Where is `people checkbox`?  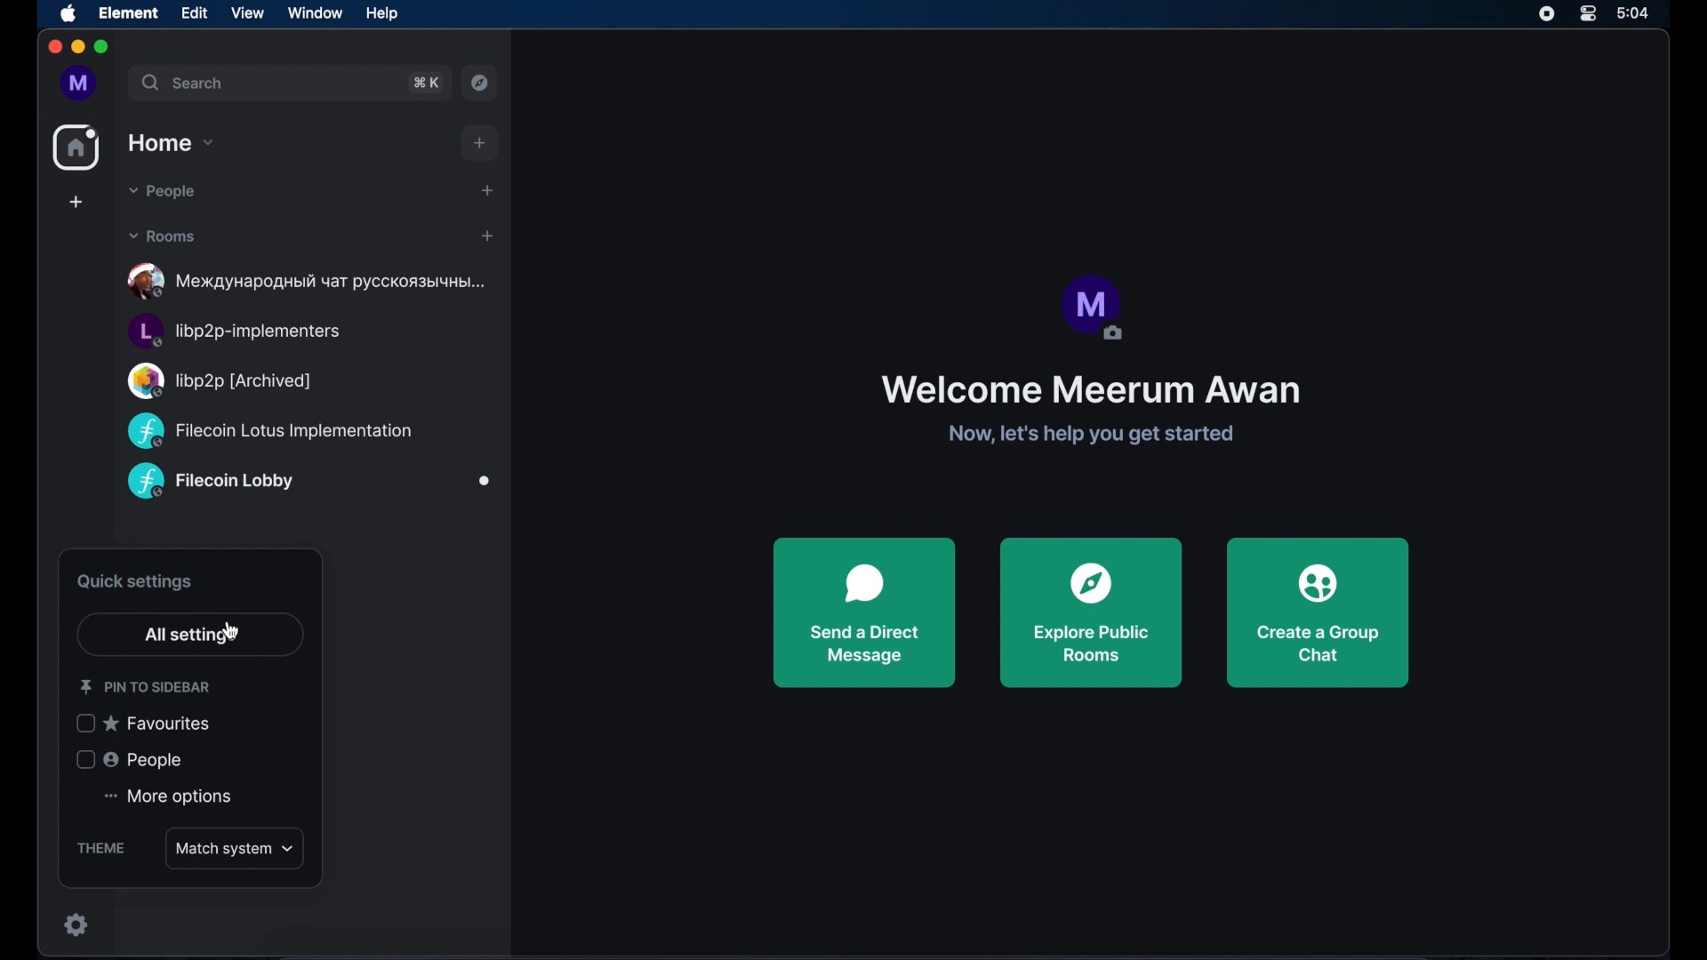
people checkbox is located at coordinates (127, 759).